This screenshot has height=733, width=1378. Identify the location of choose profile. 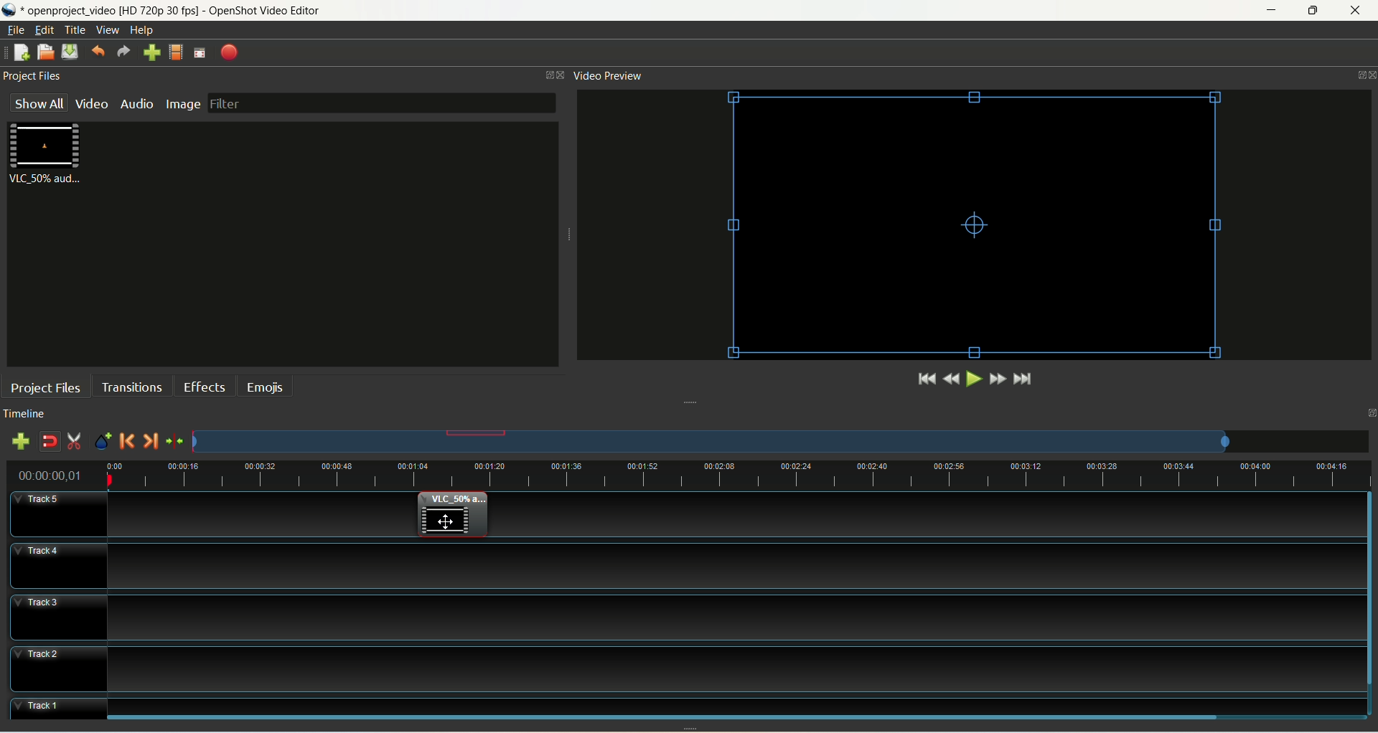
(176, 52).